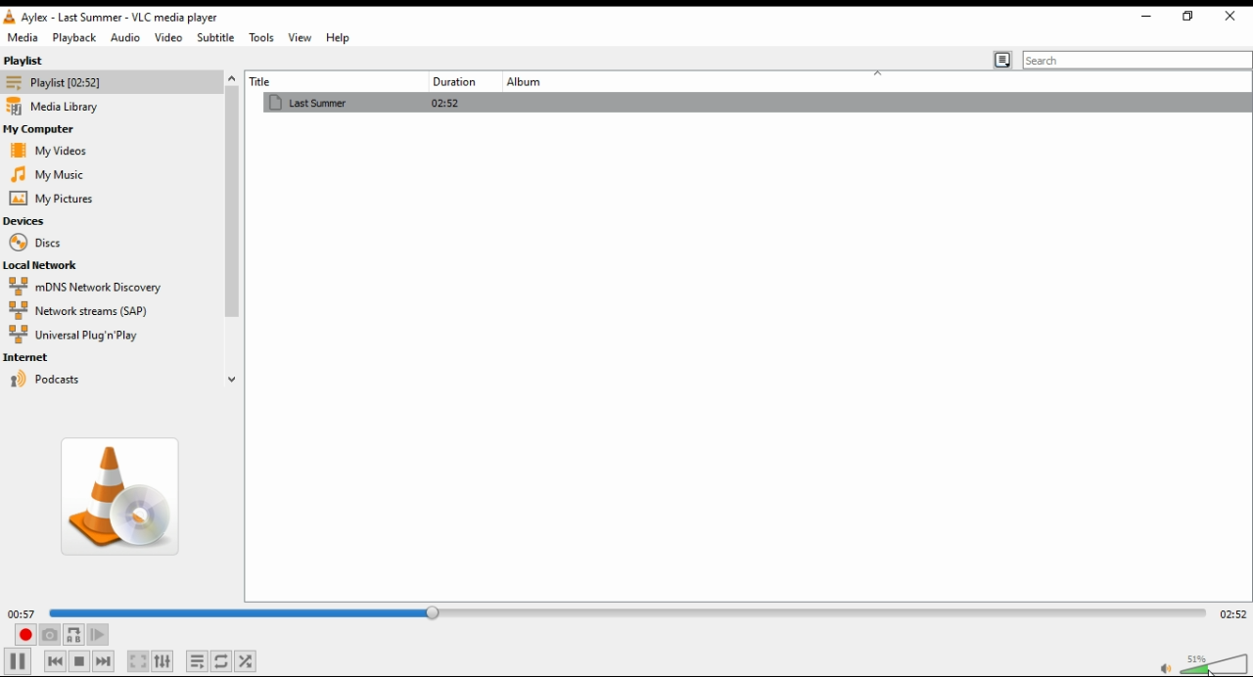 The height and width of the screenshot is (677, 1253). I want to click on devices, so click(27, 222).